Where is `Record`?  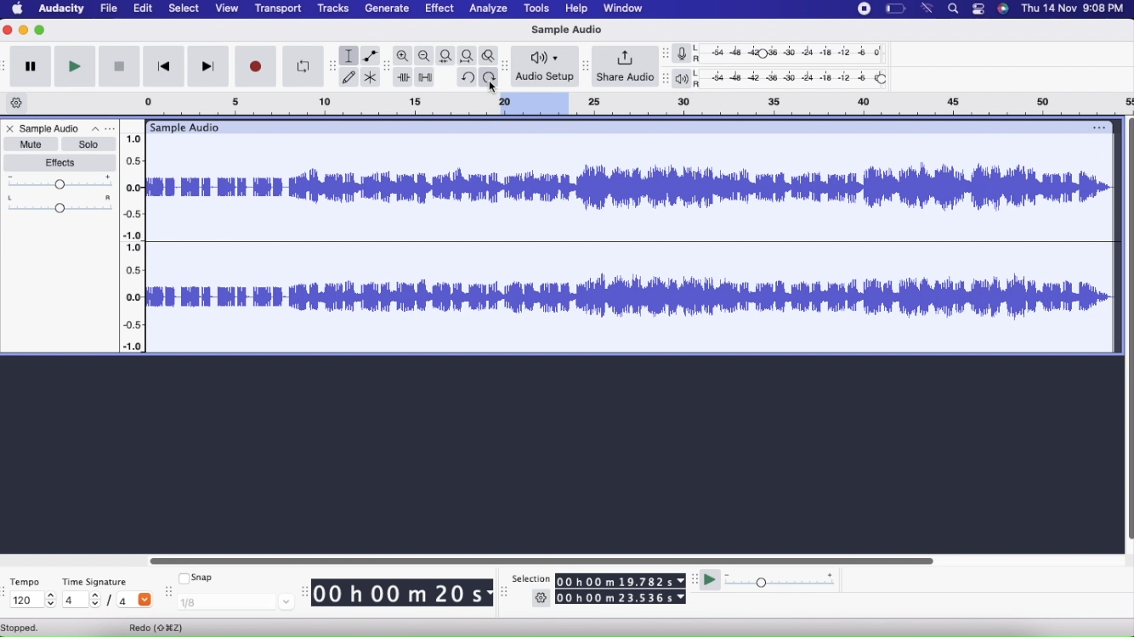
Record is located at coordinates (254, 66).